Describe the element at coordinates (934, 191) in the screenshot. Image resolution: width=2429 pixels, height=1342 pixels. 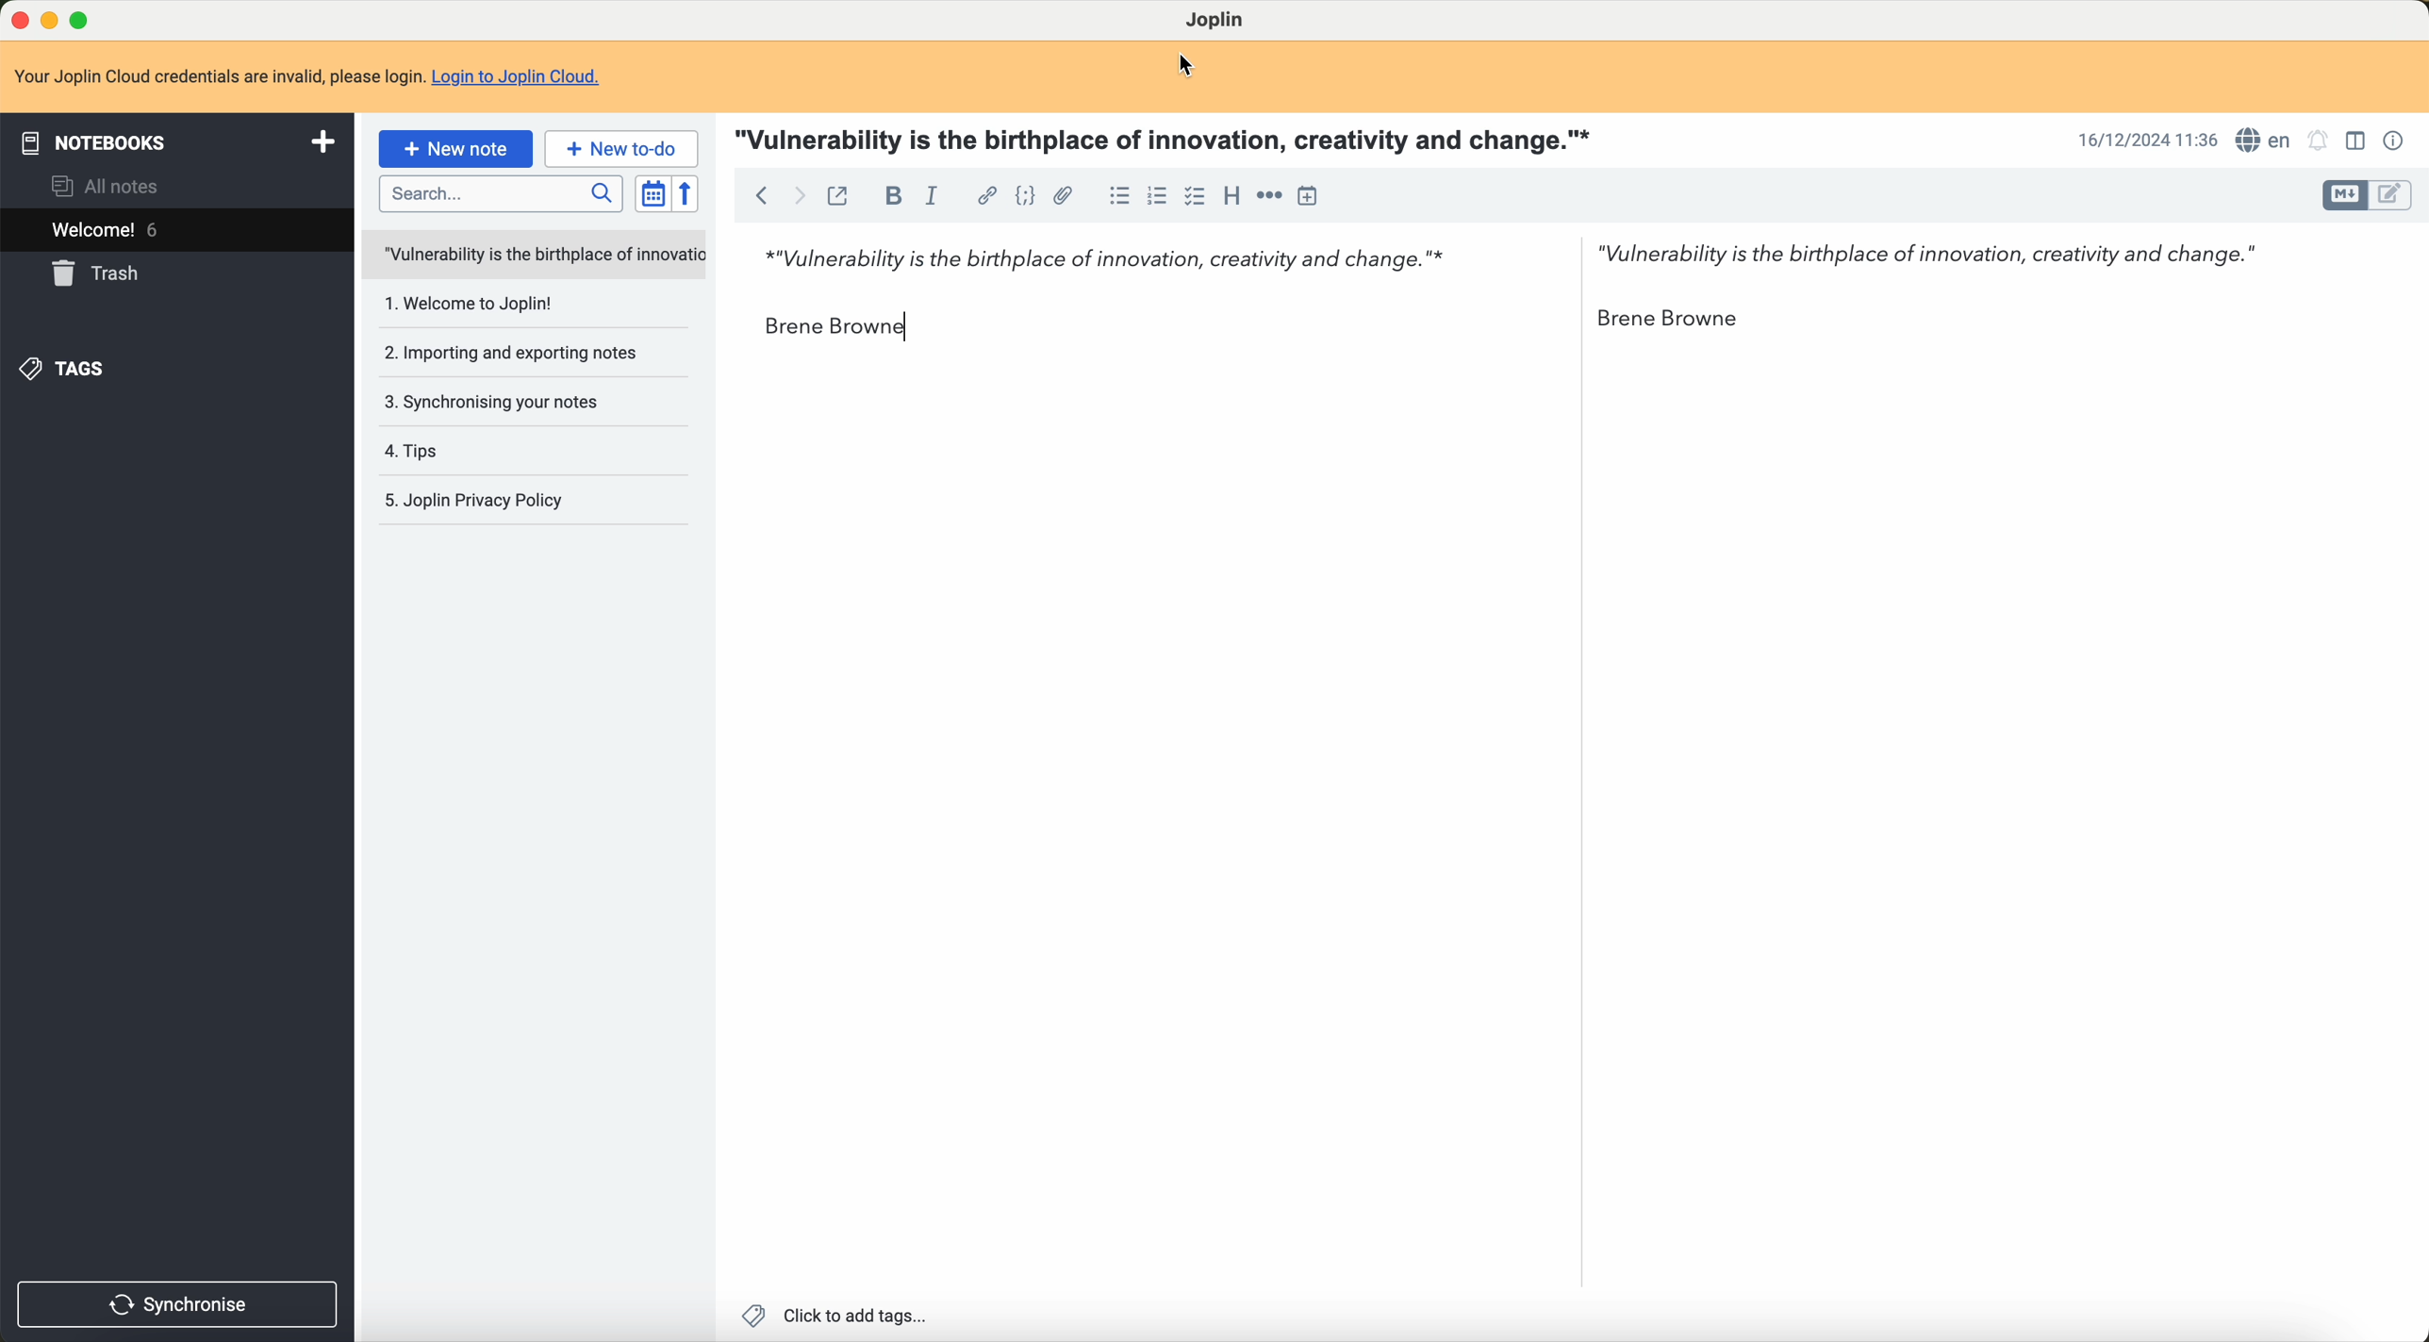
I see `italic` at that location.